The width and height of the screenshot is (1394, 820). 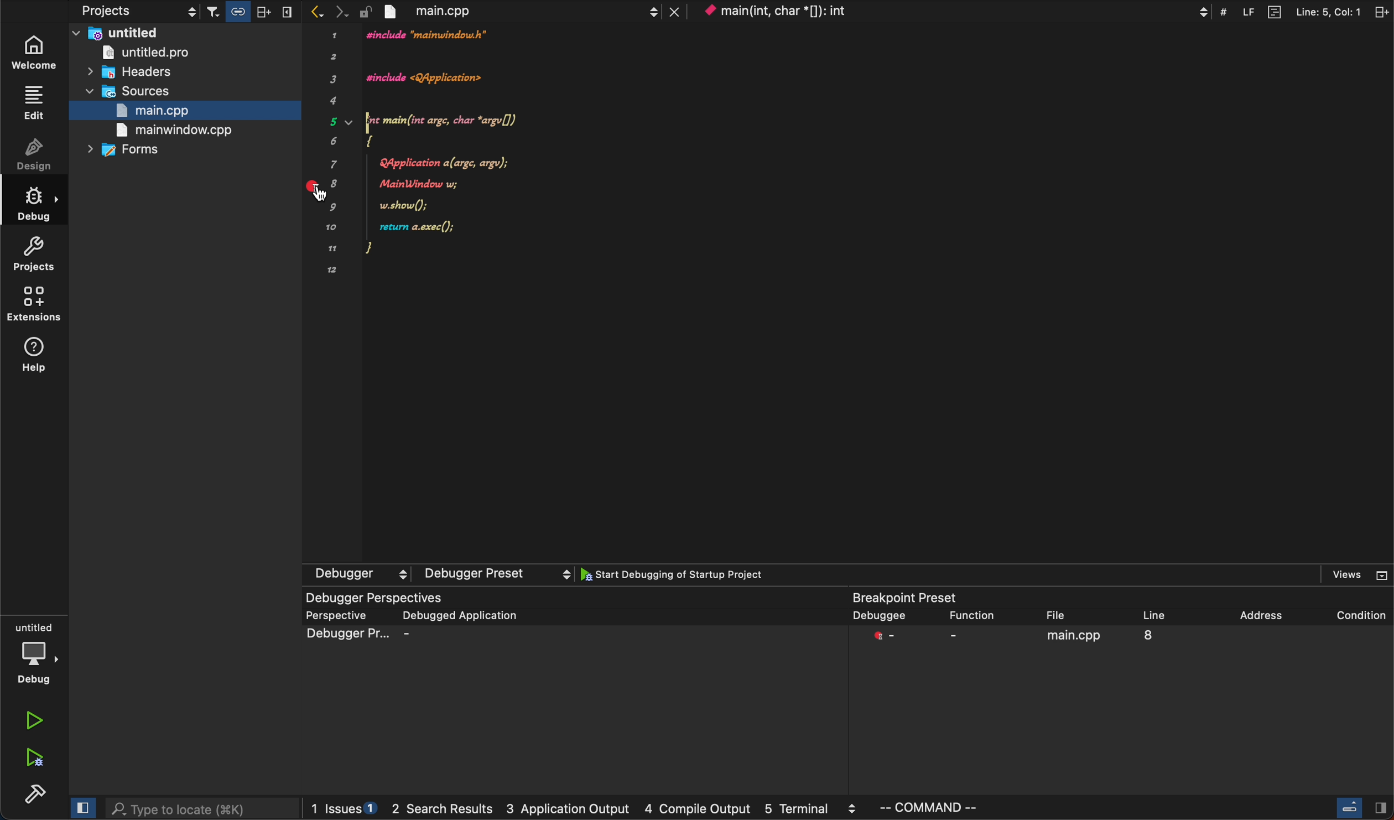 What do you see at coordinates (1126, 642) in the screenshot?
I see `end point` at bounding box center [1126, 642].